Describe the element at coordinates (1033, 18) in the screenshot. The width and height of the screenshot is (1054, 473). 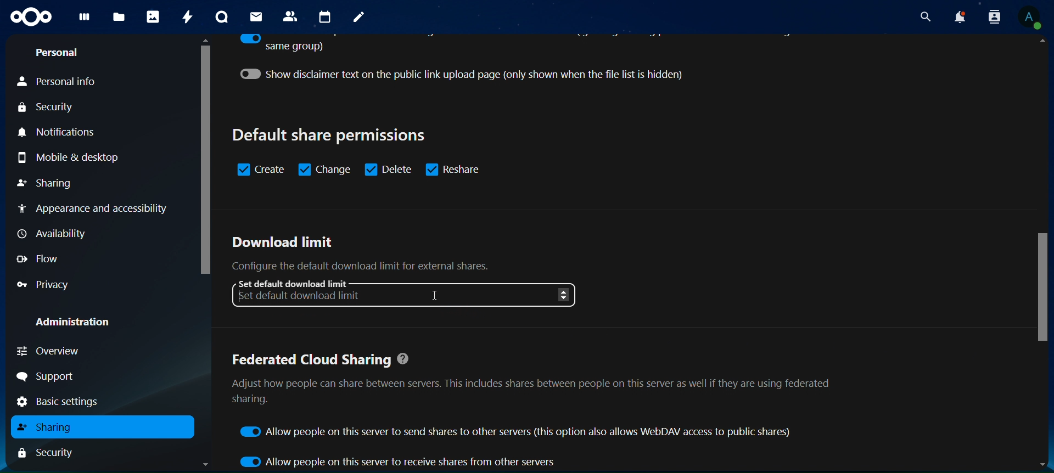
I see `View Profile` at that location.